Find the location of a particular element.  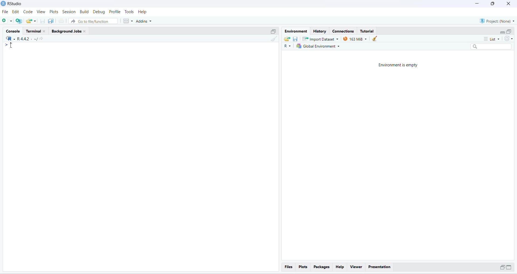

History is located at coordinates (320, 31).